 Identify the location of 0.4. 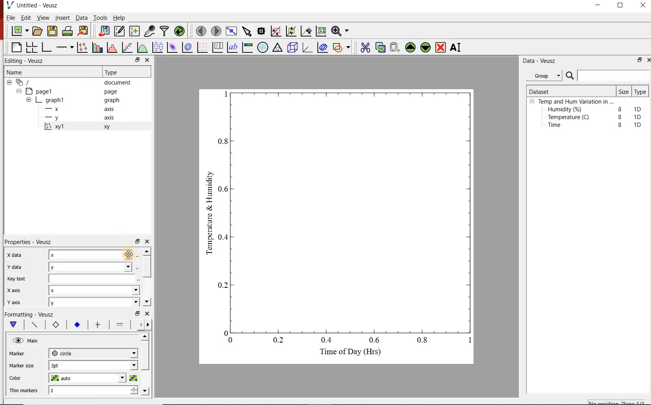
(327, 341).